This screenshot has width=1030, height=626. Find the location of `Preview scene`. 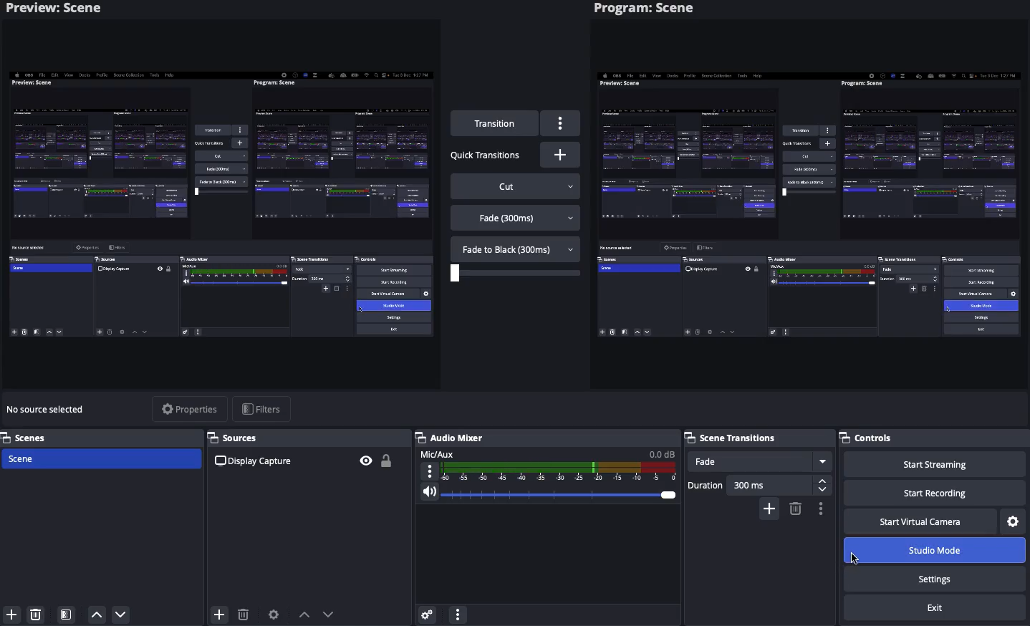

Preview scene is located at coordinates (64, 10).